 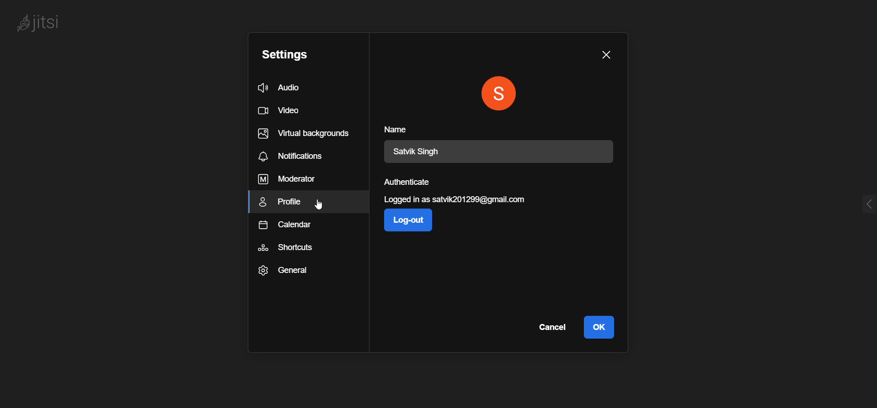 I want to click on pair device, so click(x=417, y=262).